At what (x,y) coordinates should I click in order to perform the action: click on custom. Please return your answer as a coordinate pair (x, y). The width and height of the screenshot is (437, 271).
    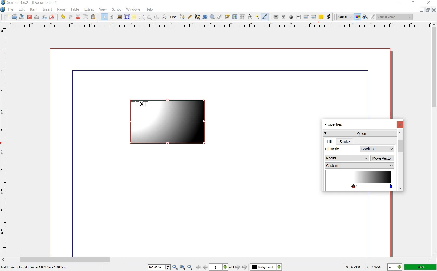
    Looking at the image, I should click on (359, 166).